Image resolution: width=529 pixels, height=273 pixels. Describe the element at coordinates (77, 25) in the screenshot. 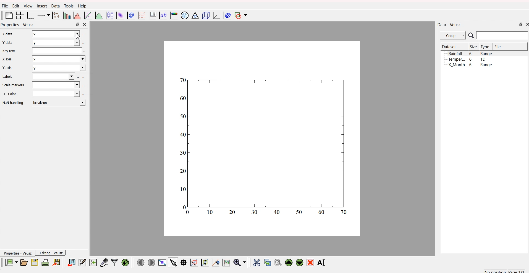

I see `maximize` at that location.